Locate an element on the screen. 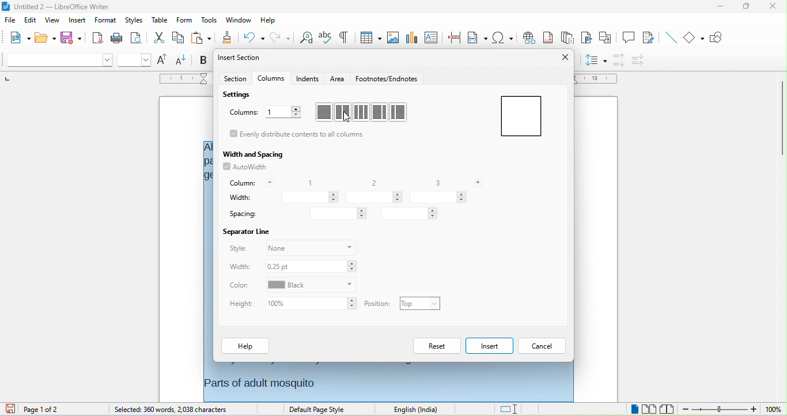 The image size is (787, 416). bold is located at coordinates (203, 59).